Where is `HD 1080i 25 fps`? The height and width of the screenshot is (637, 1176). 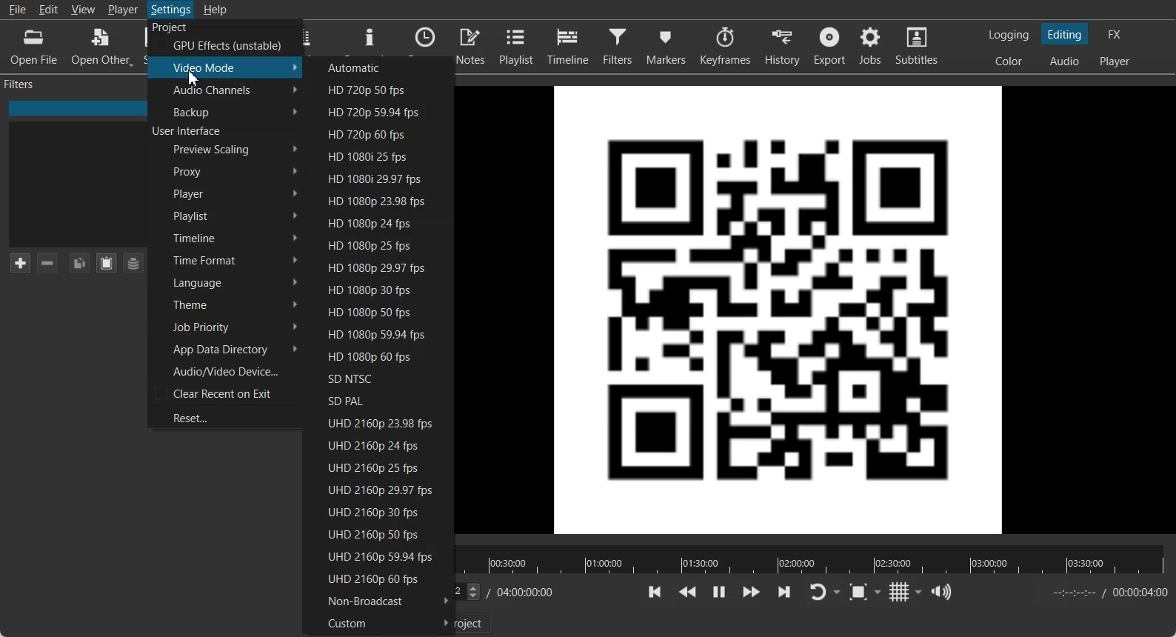
HD 1080i 25 fps is located at coordinates (375, 156).